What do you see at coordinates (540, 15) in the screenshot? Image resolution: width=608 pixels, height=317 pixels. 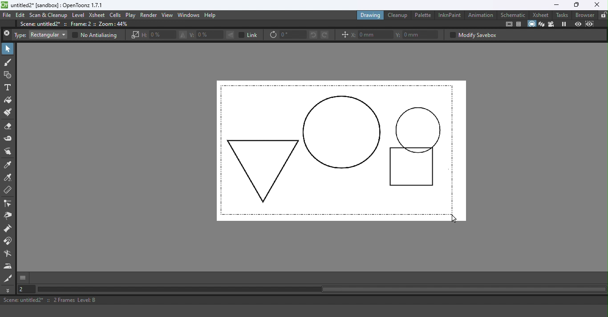 I see `Xsheet` at bounding box center [540, 15].